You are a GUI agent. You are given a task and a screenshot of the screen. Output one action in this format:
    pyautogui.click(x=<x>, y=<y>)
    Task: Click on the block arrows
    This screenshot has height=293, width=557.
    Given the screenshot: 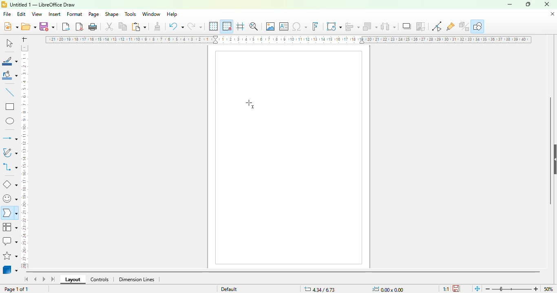 What is the action you would take?
    pyautogui.click(x=9, y=214)
    